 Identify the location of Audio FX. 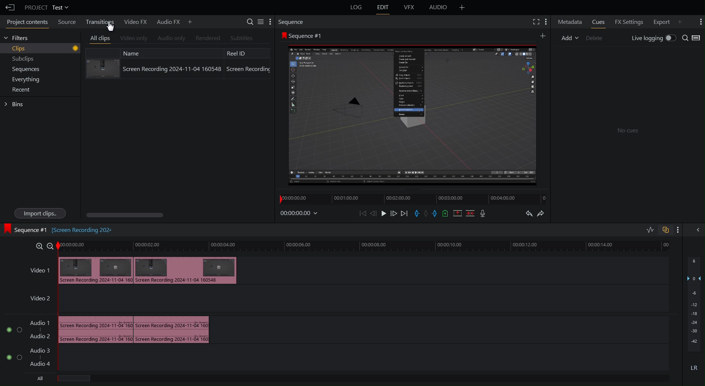
(166, 21).